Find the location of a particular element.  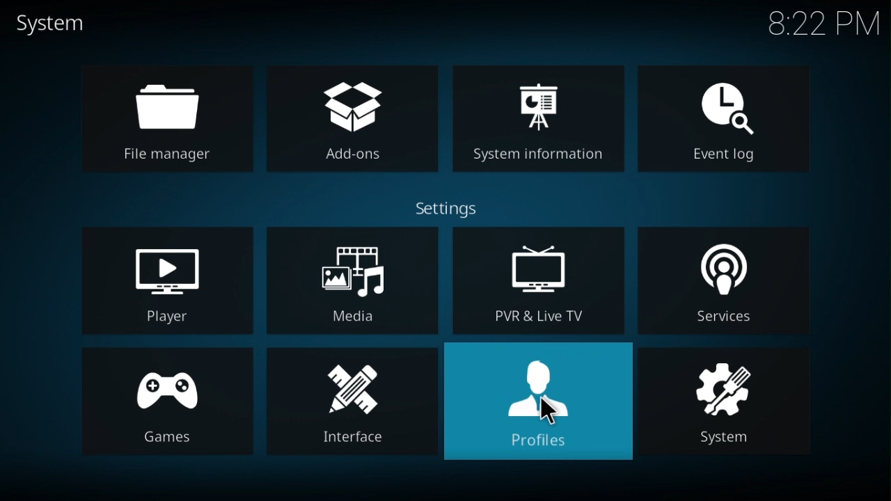

file manager is located at coordinates (162, 118).